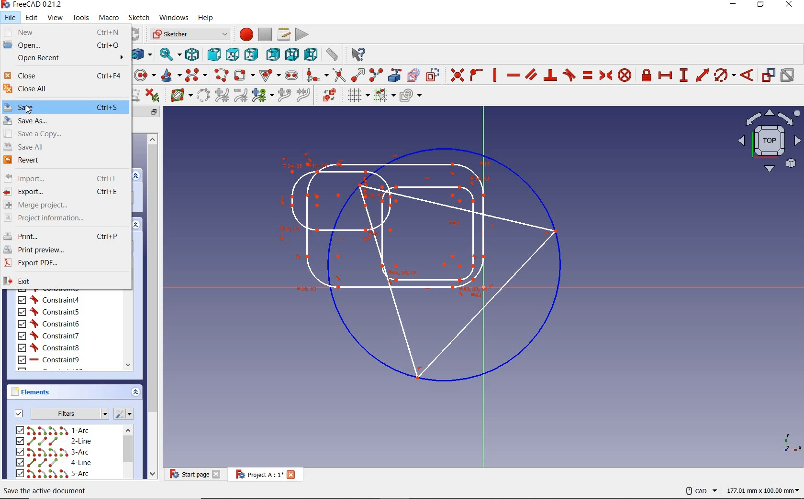 The height and width of the screenshot is (499, 804). What do you see at coordinates (272, 54) in the screenshot?
I see `rear` at bounding box center [272, 54].